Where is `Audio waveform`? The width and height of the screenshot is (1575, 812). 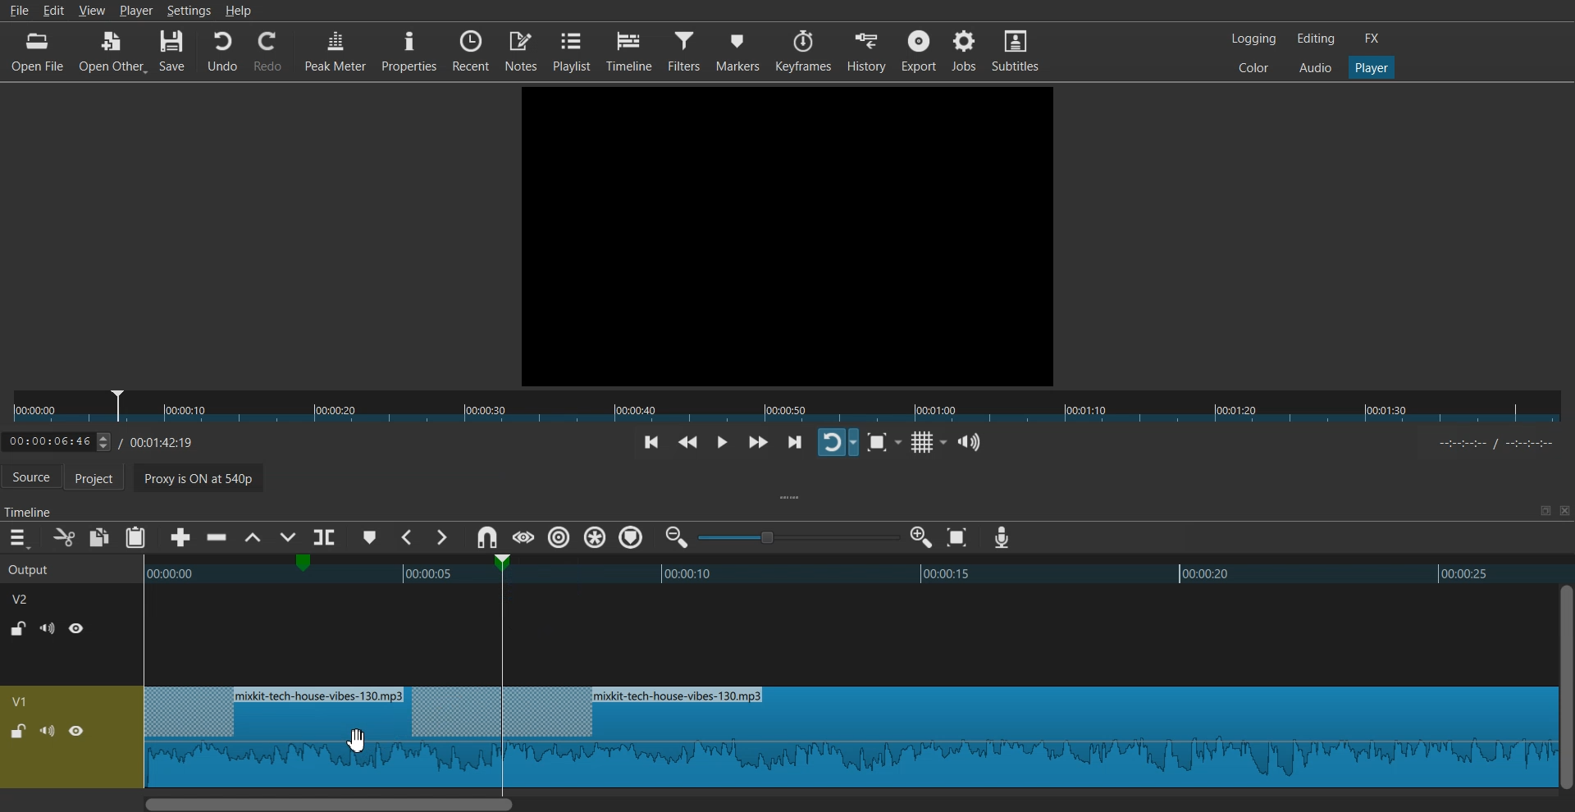 Audio waveform is located at coordinates (846, 738).